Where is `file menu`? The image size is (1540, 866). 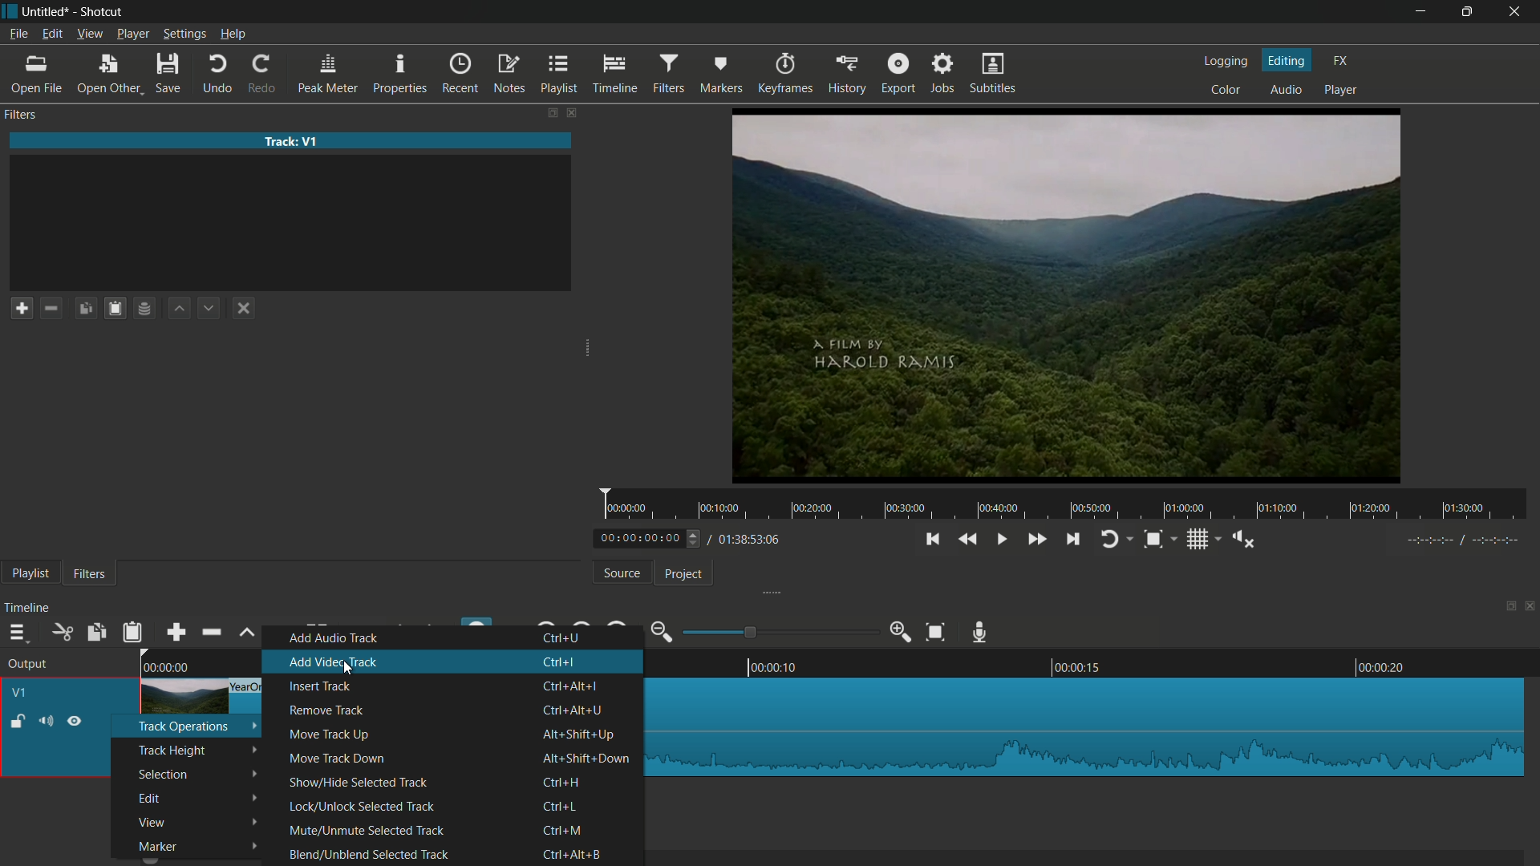 file menu is located at coordinates (18, 35).